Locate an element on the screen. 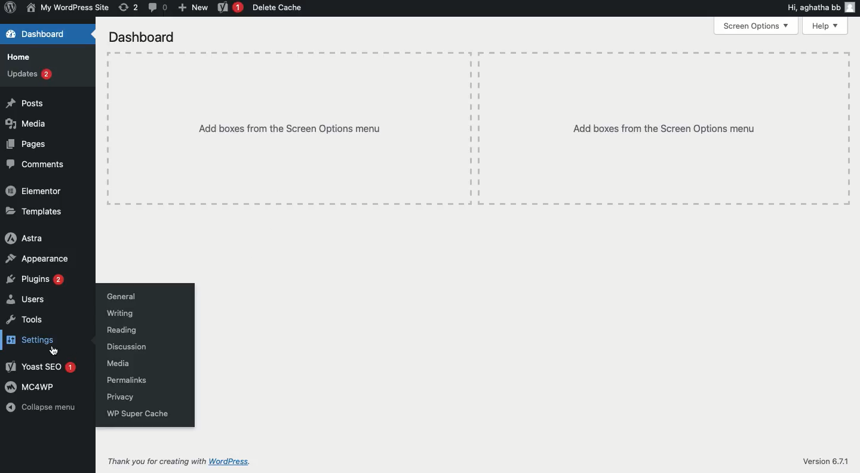 The height and width of the screenshot is (473, 860). Comment (0) is located at coordinates (157, 7).